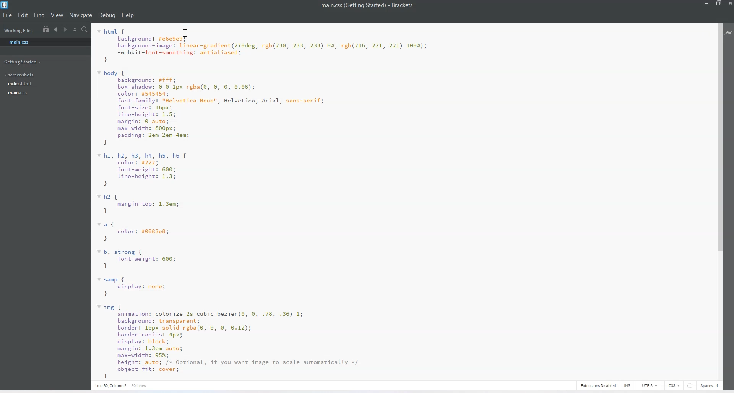 The width and height of the screenshot is (734, 393). What do you see at coordinates (367, 6) in the screenshot?
I see `Text 1` at bounding box center [367, 6].